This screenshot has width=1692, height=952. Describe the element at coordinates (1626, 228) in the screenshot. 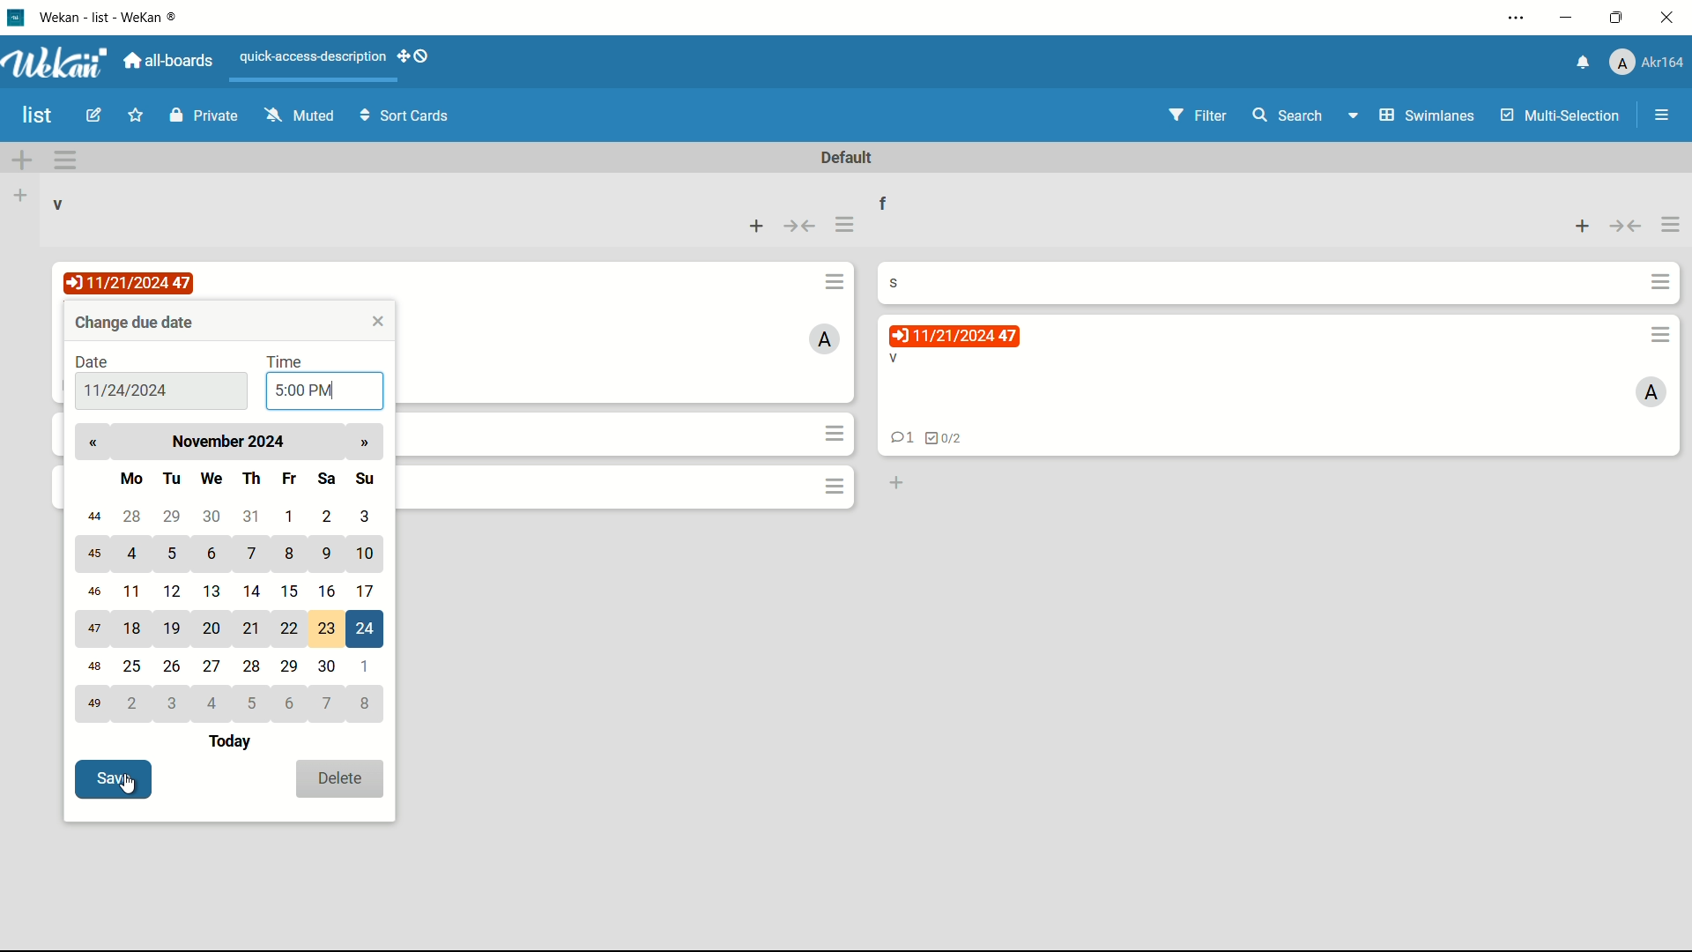

I see `collapse` at that location.